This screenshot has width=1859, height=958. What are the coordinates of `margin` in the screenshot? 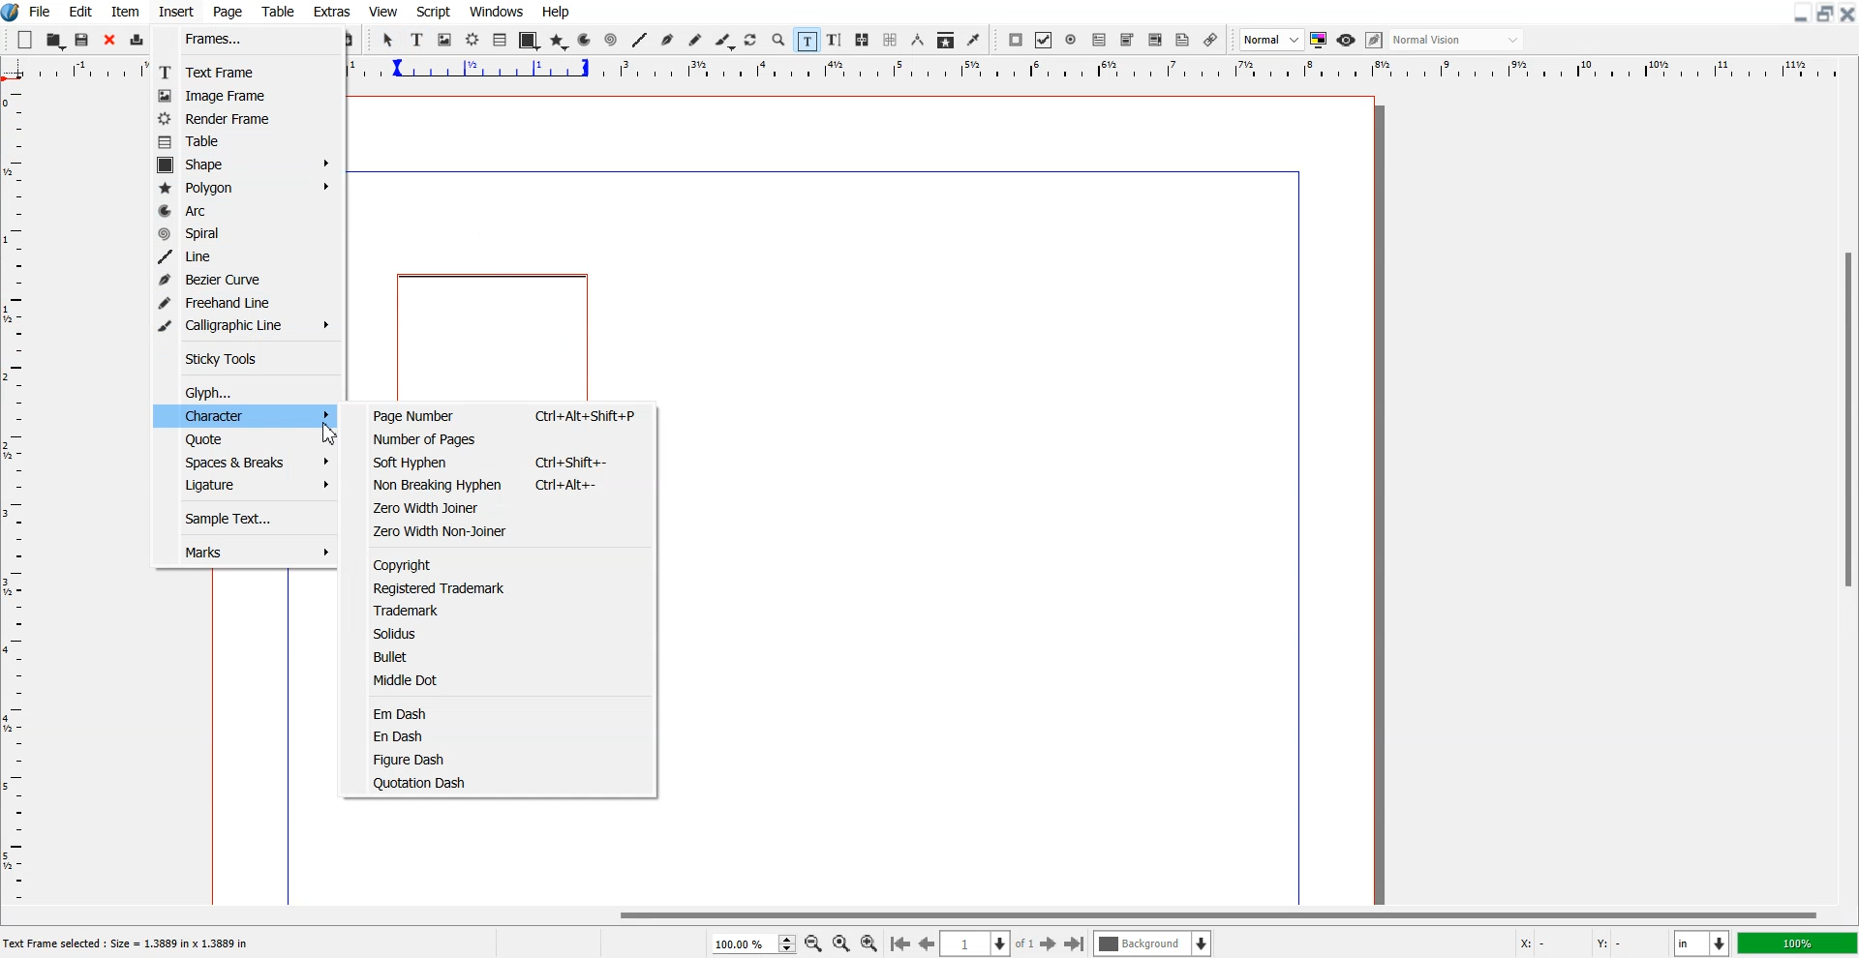 It's located at (284, 734).